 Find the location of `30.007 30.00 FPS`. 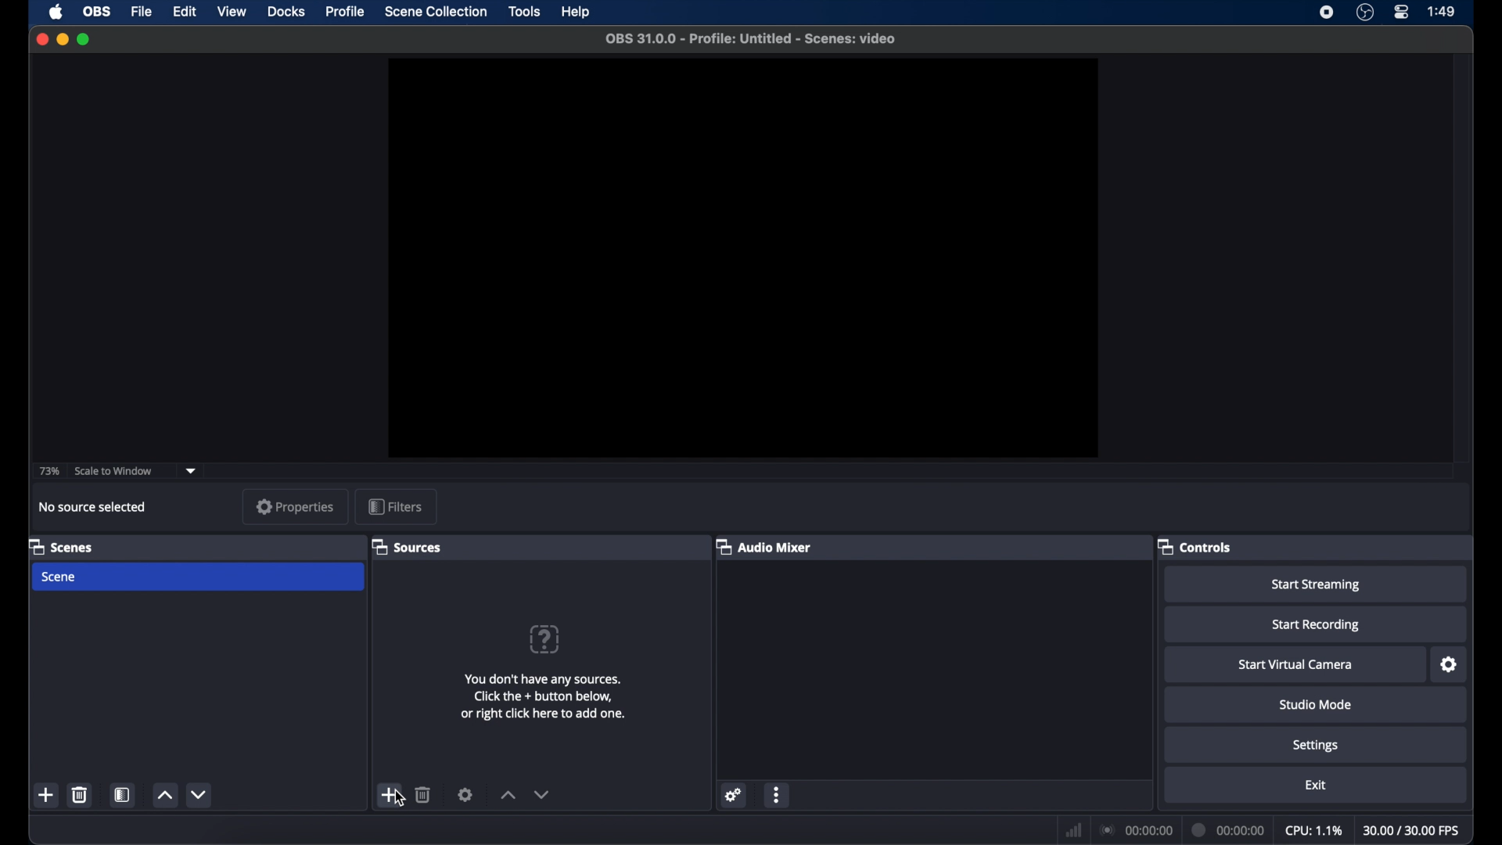

30.007 30.00 FPS is located at coordinates (1414, 828).